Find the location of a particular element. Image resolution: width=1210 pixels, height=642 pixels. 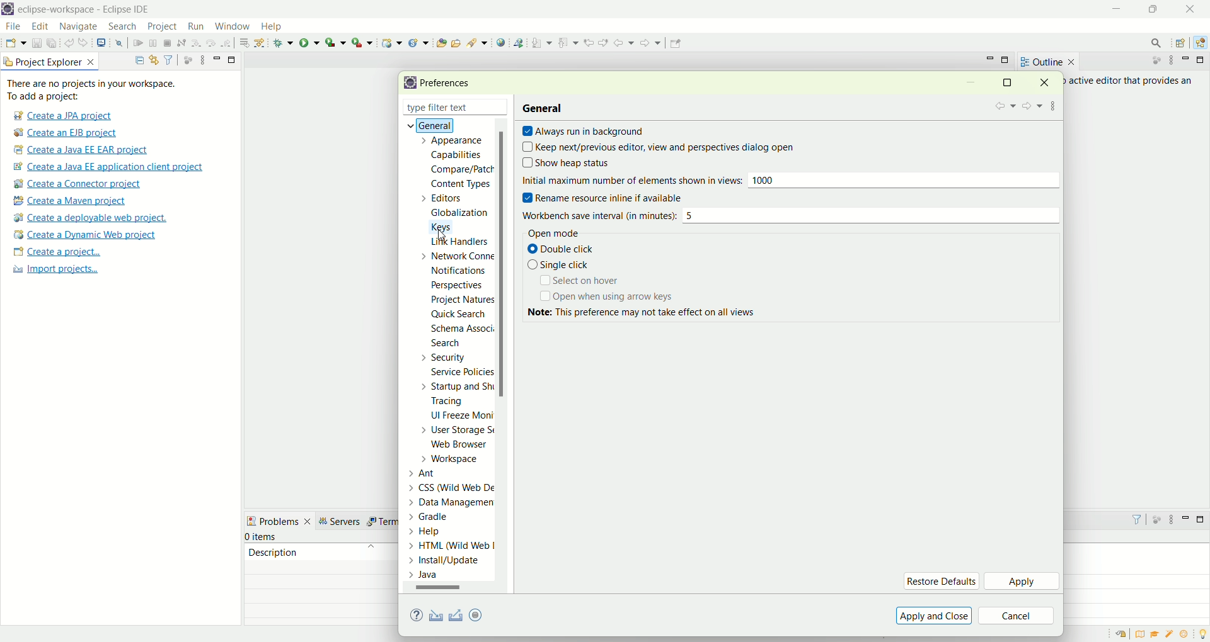

samples is located at coordinates (1171, 634).